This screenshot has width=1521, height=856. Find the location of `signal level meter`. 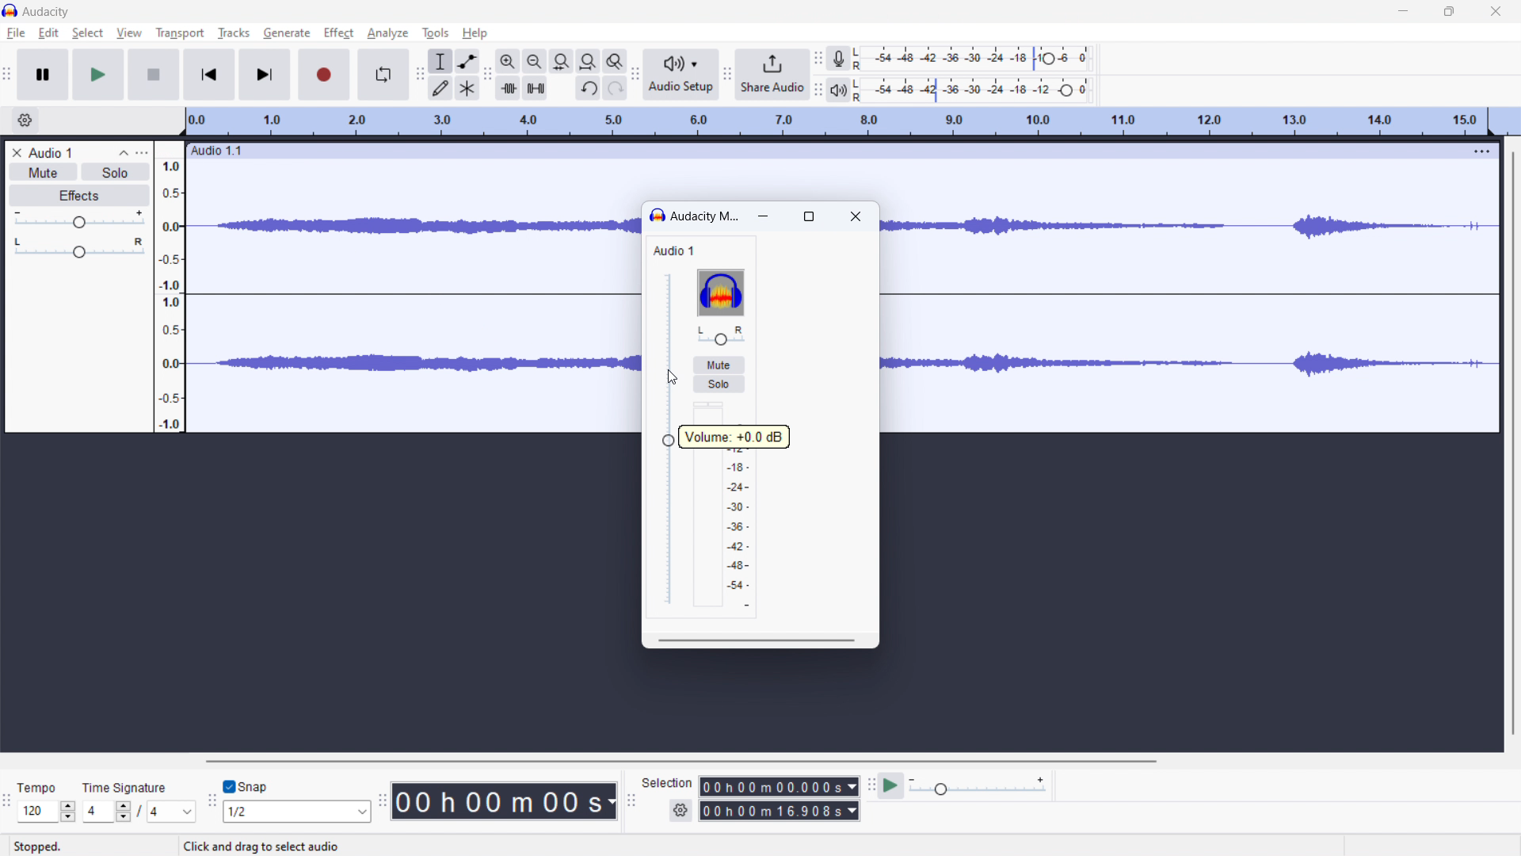

signal level meter is located at coordinates (730, 505).